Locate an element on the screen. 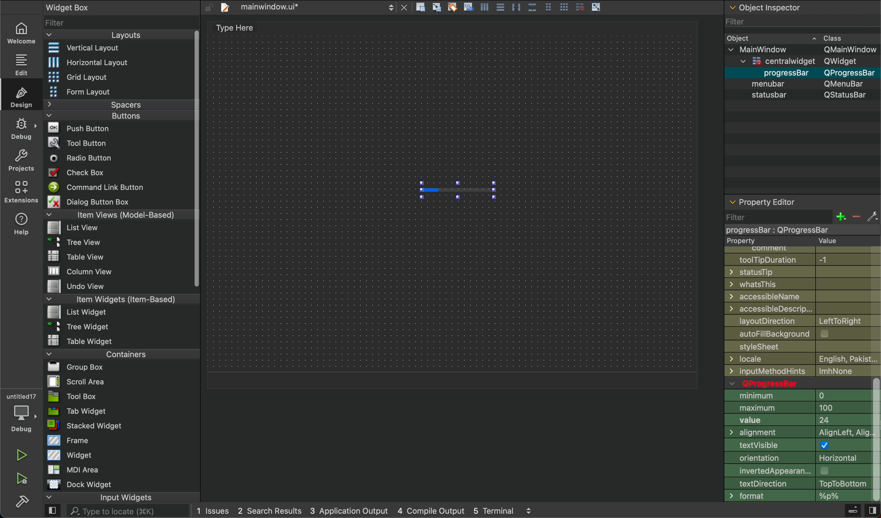  appereance is located at coordinates (797, 470).